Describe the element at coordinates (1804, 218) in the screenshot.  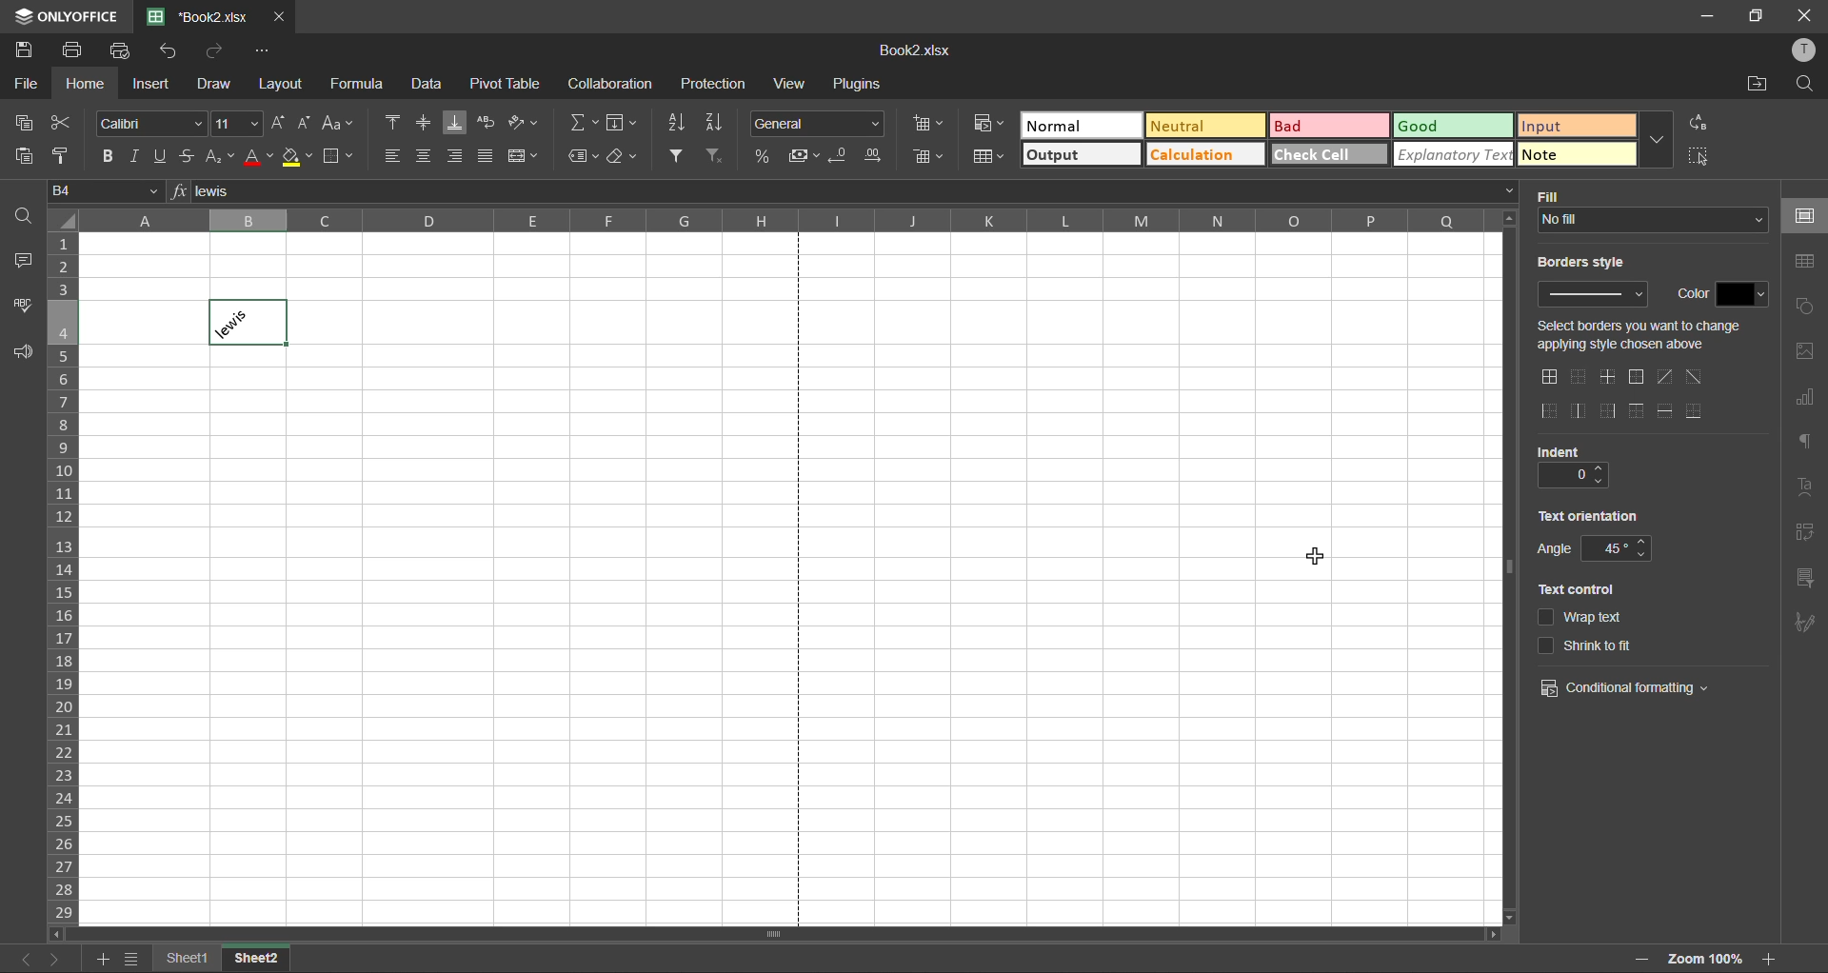
I see `cell settings` at that location.